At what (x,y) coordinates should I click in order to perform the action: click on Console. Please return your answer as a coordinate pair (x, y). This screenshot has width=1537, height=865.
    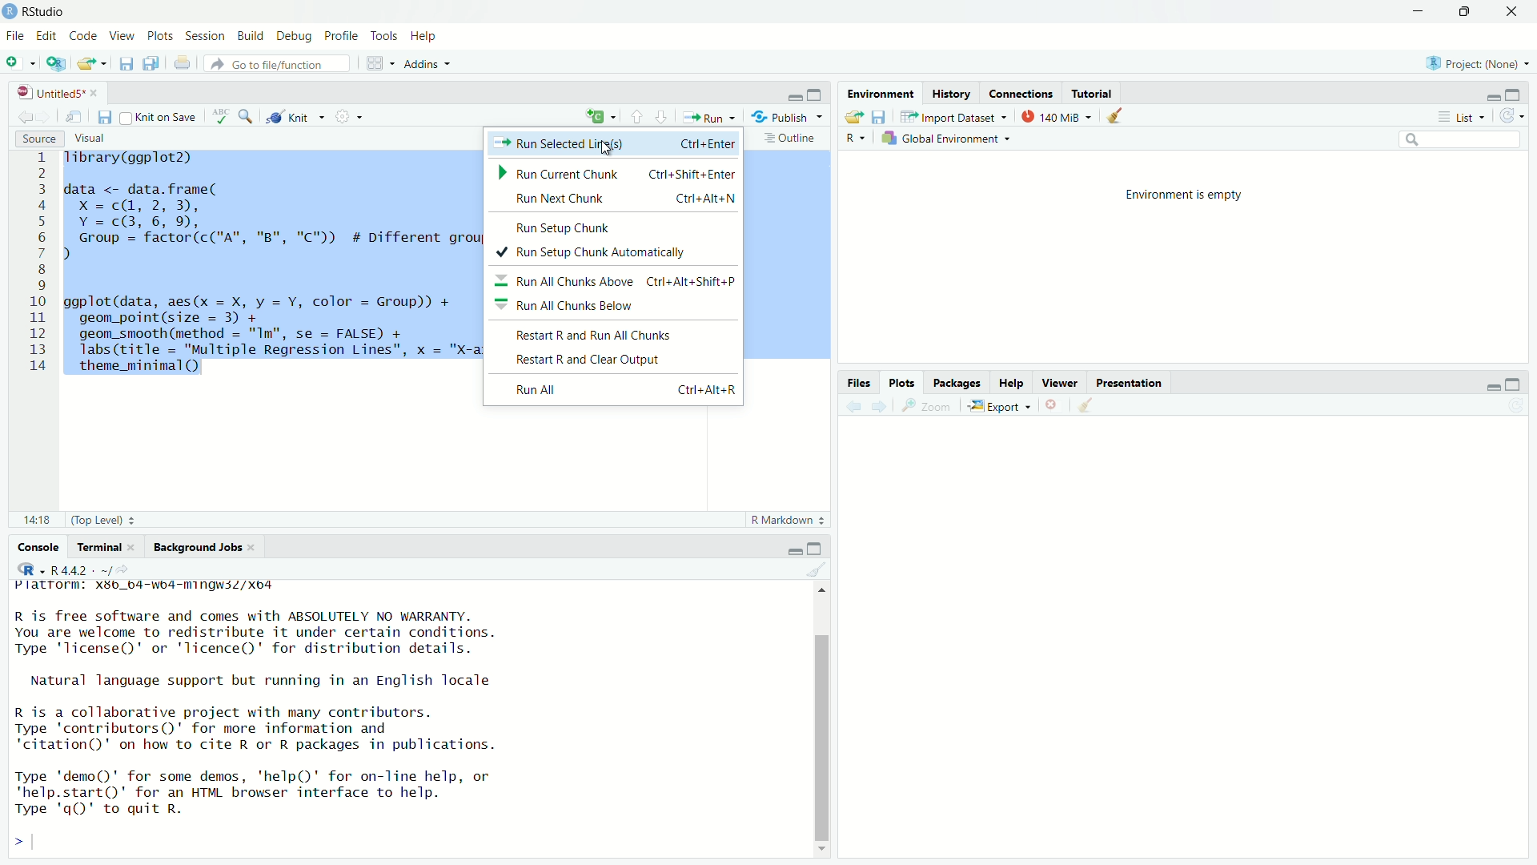
    Looking at the image, I should click on (29, 547).